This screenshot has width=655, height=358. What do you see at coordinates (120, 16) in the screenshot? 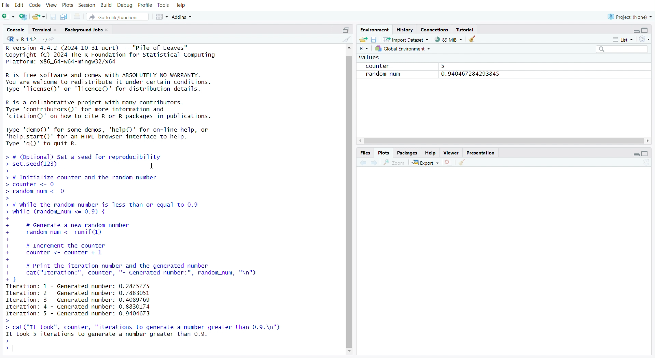
I see `Go to file/function` at bounding box center [120, 16].